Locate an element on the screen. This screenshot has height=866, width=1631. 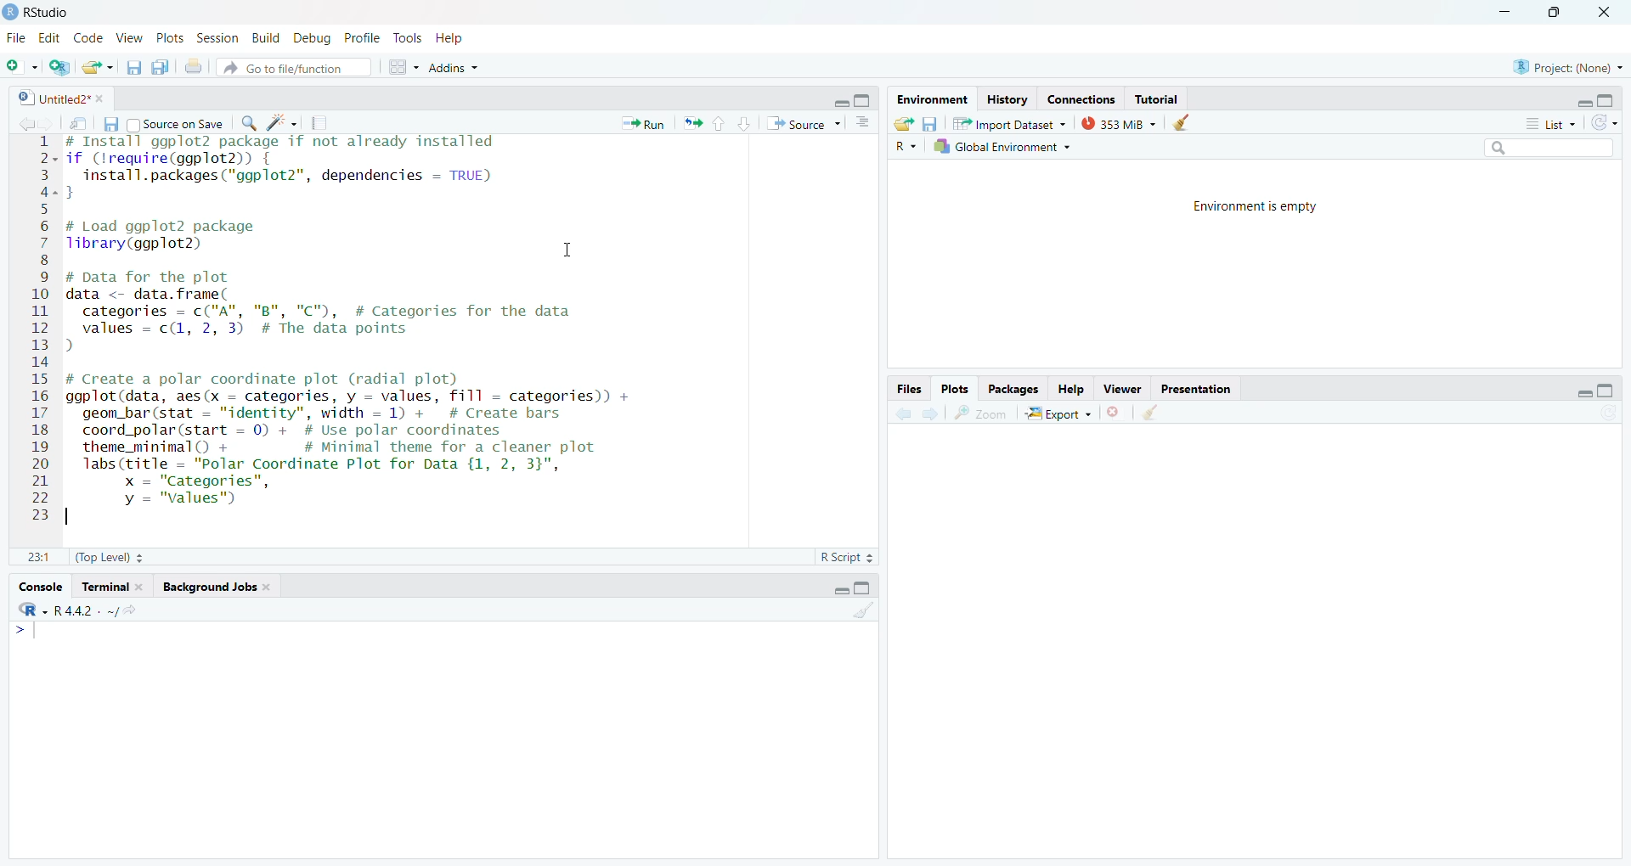
save current file is located at coordinates (110, 124).